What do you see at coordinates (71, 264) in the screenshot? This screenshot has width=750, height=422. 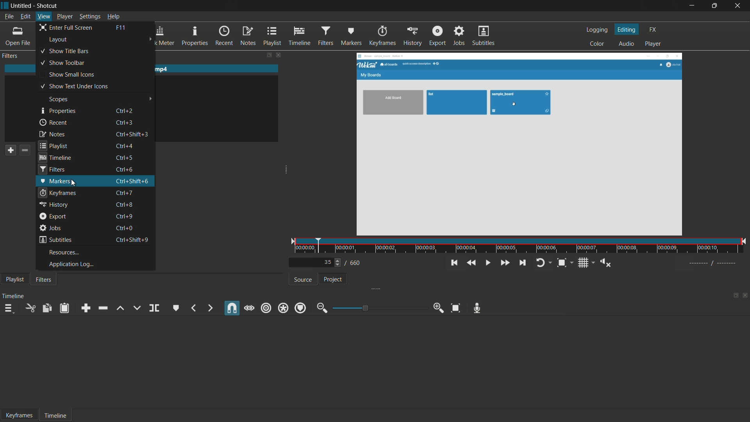 I see `application log` at bounding box center [71, 264].